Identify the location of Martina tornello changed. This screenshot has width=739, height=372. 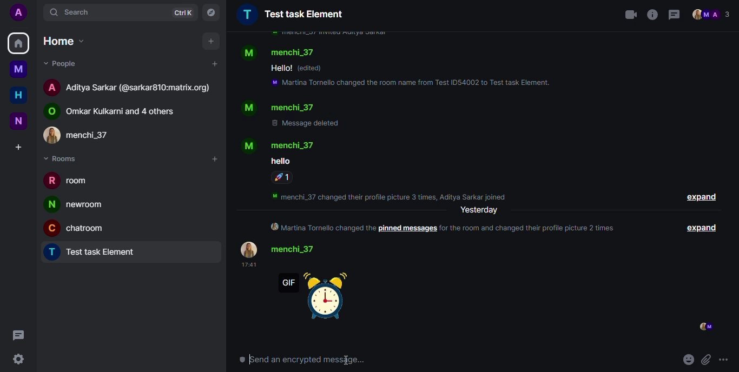
(321, 228).